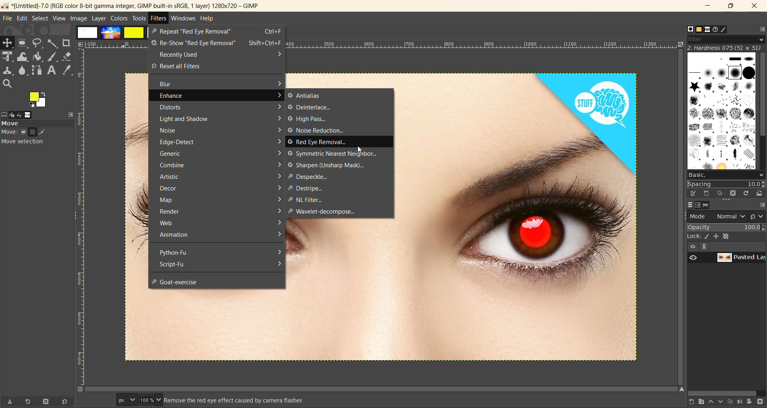 This screenshot has width=767, height=408. Describe the element at coordinates (327, 210) in the screenshot. I see `wavelet decompose` at that location.